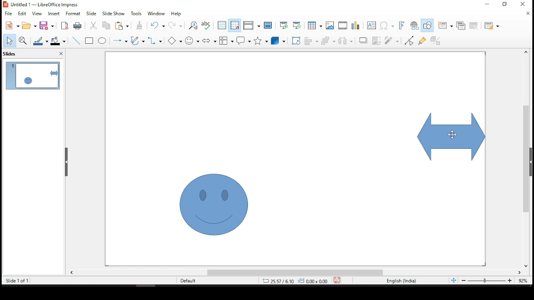 The image size is (534, 300). I want to click on slide, so click(91, 13).